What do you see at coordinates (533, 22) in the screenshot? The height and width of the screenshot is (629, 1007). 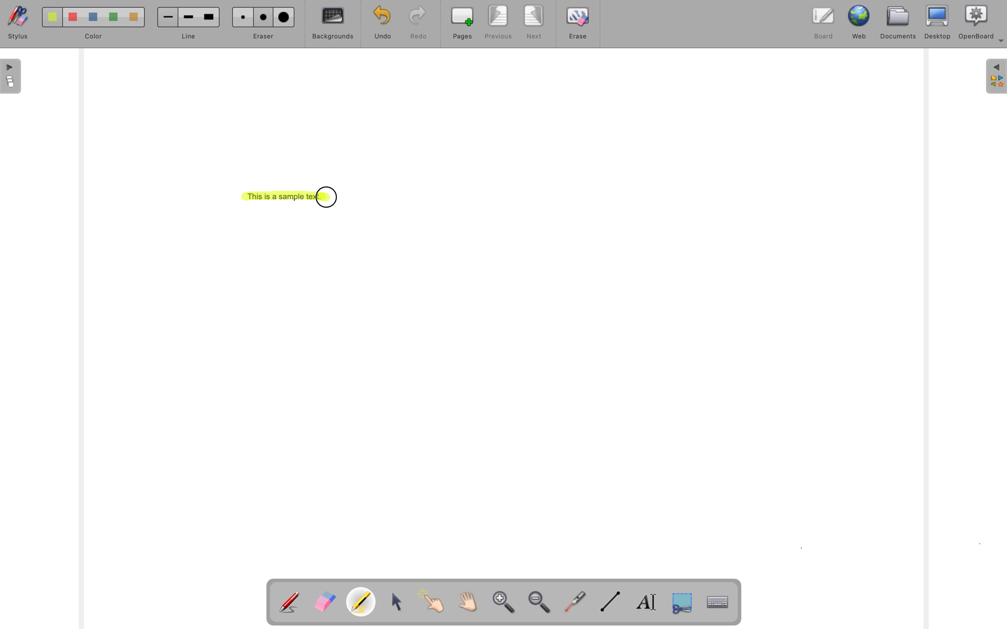 I see `next` at bounding box center [533, 22].